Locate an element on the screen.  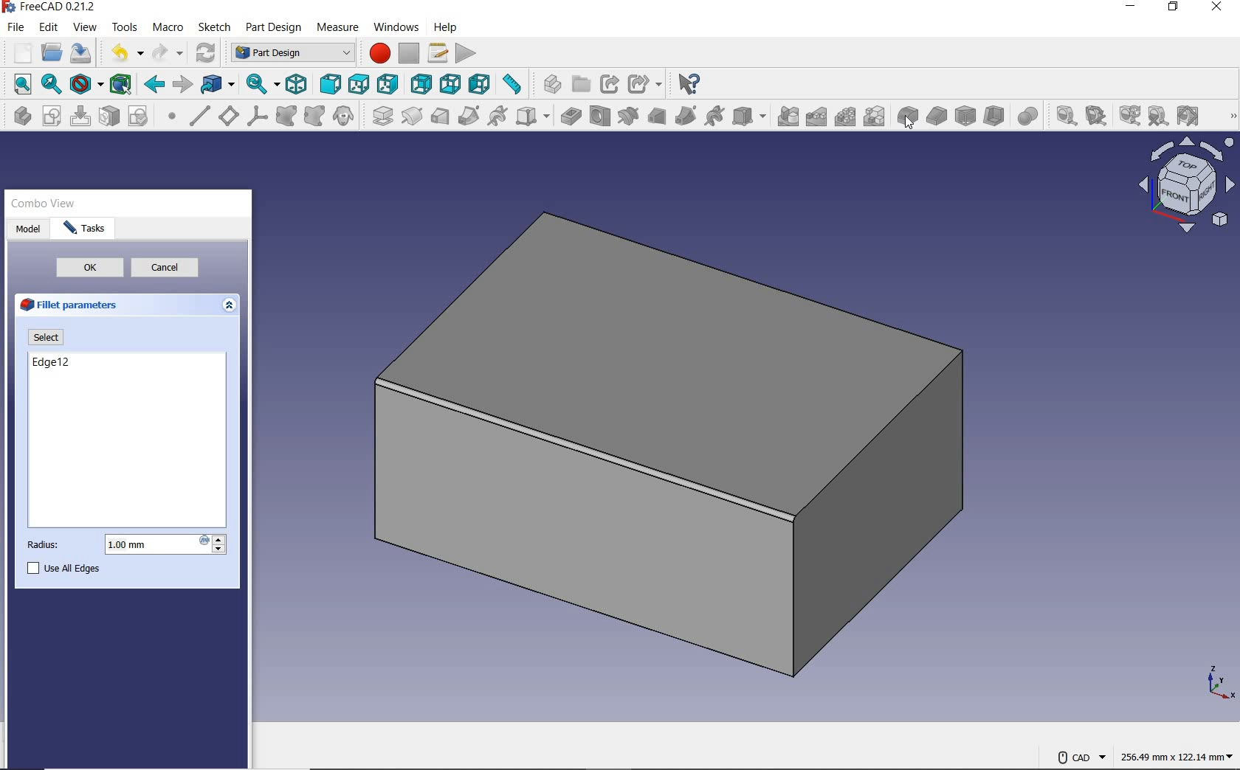
view is located at coordinates (85, 27).